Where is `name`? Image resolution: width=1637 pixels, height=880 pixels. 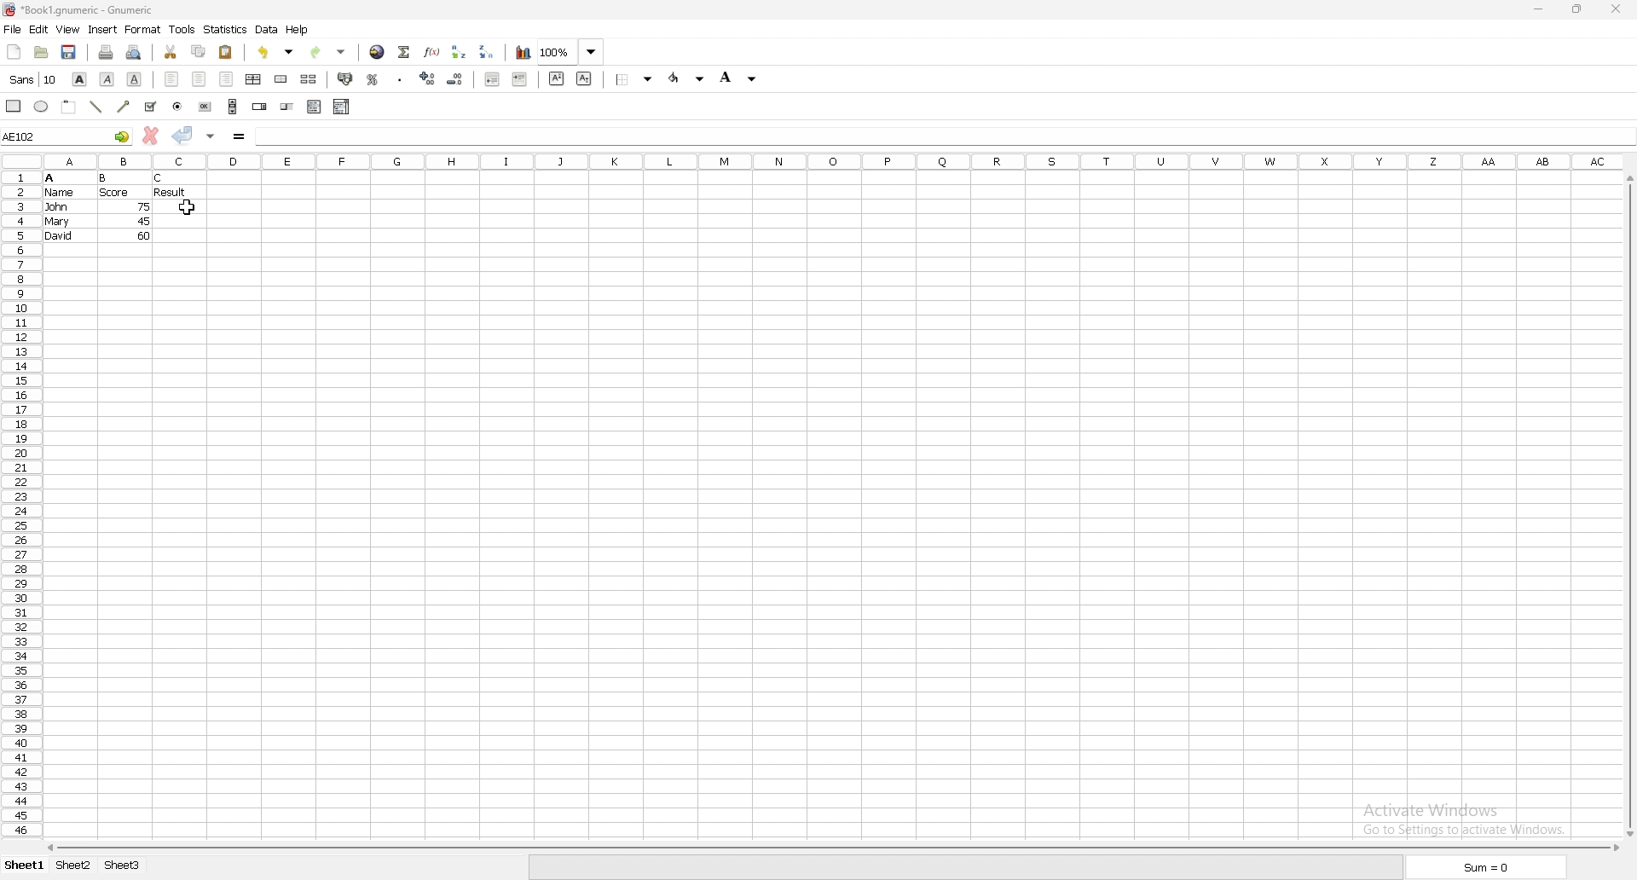
name is located at coordinates (60, 193).